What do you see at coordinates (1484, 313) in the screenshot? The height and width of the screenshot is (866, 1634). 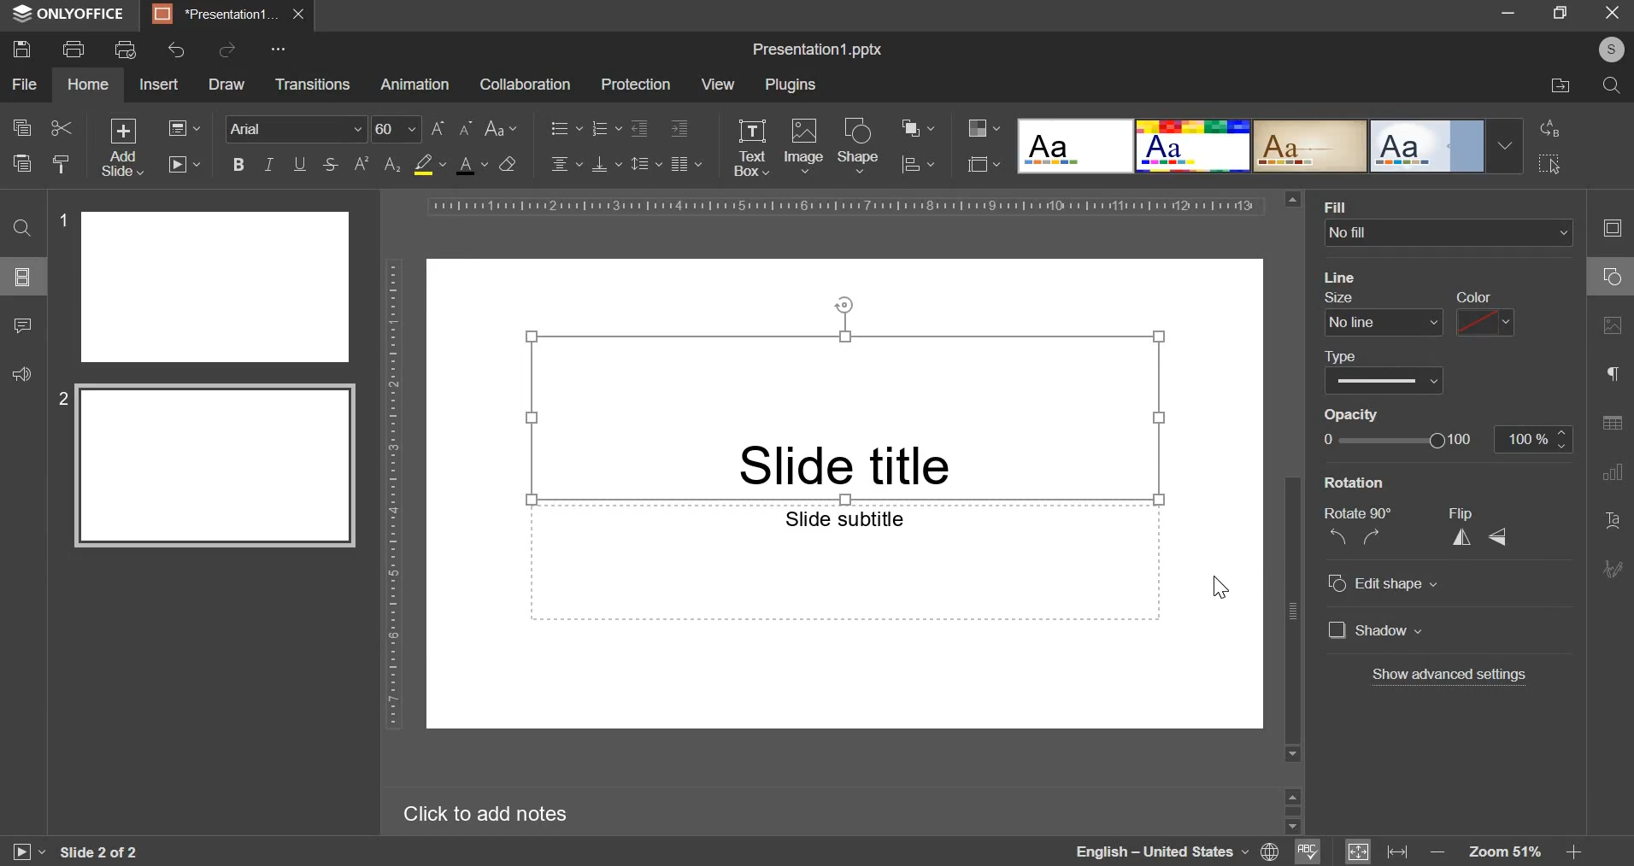 I see `color` at bounding box center [1484, 313].